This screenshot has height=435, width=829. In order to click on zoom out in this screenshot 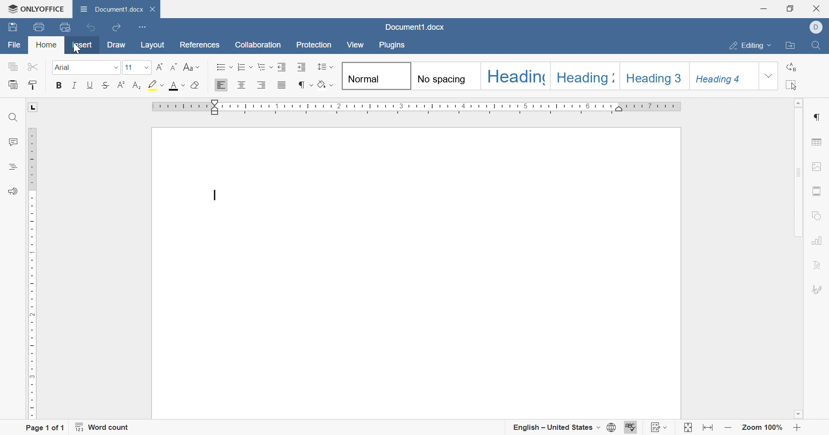, I will do `click(727, 427)`.